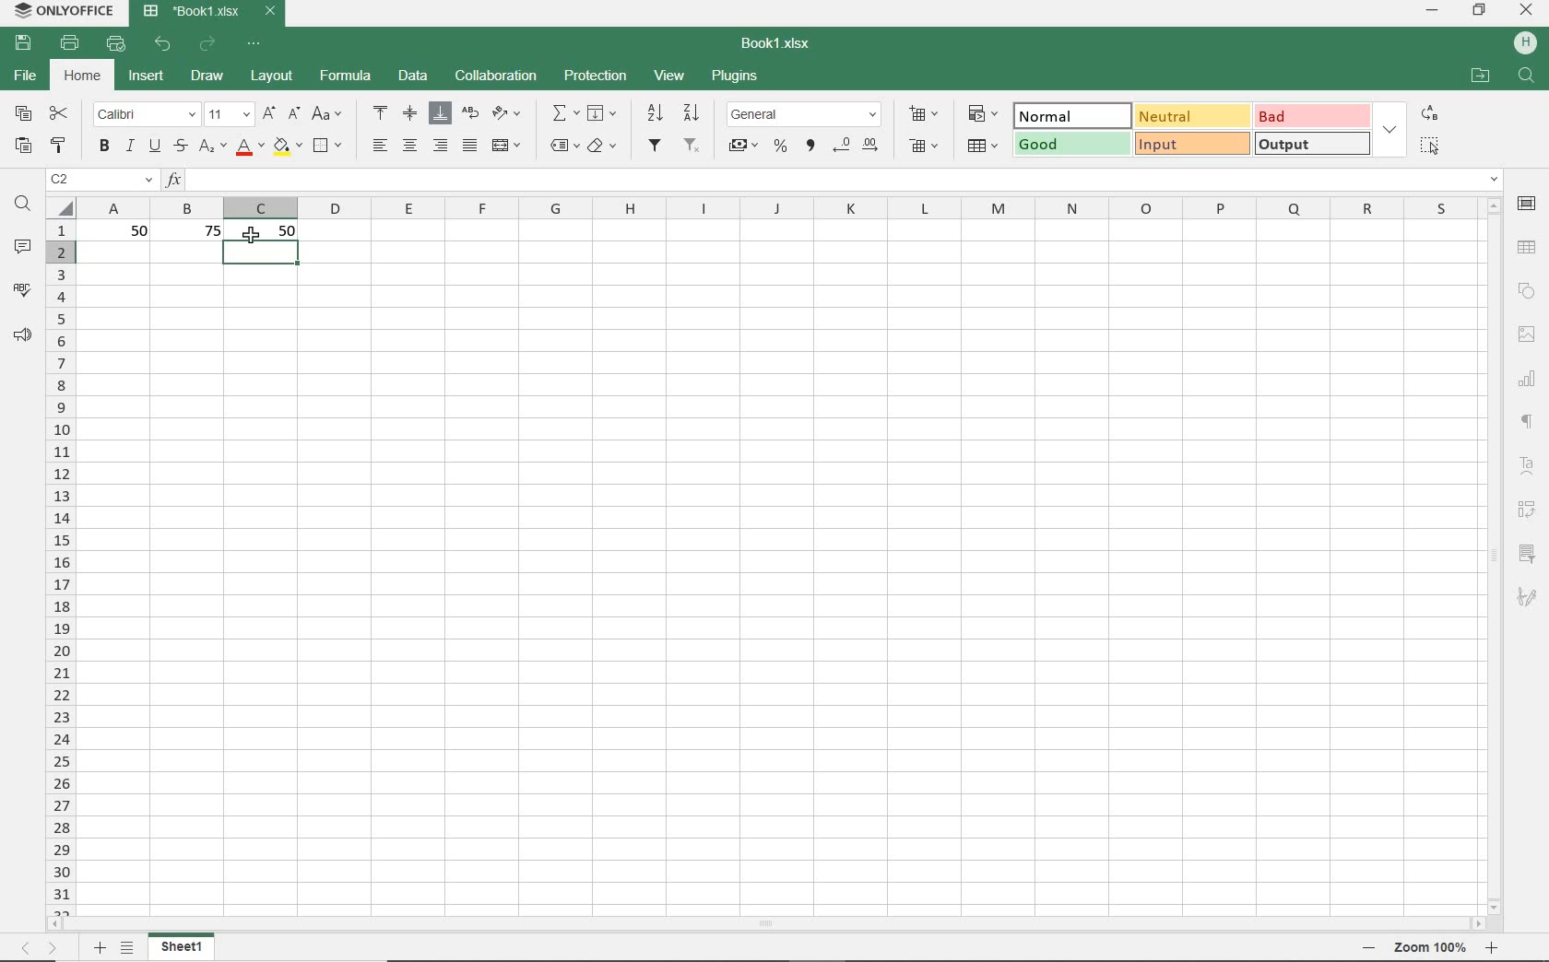 This screenshot has height=962, width=1549. Describe the element at coordinates (211, 13) in the screenshot. I see `file name` at that location.